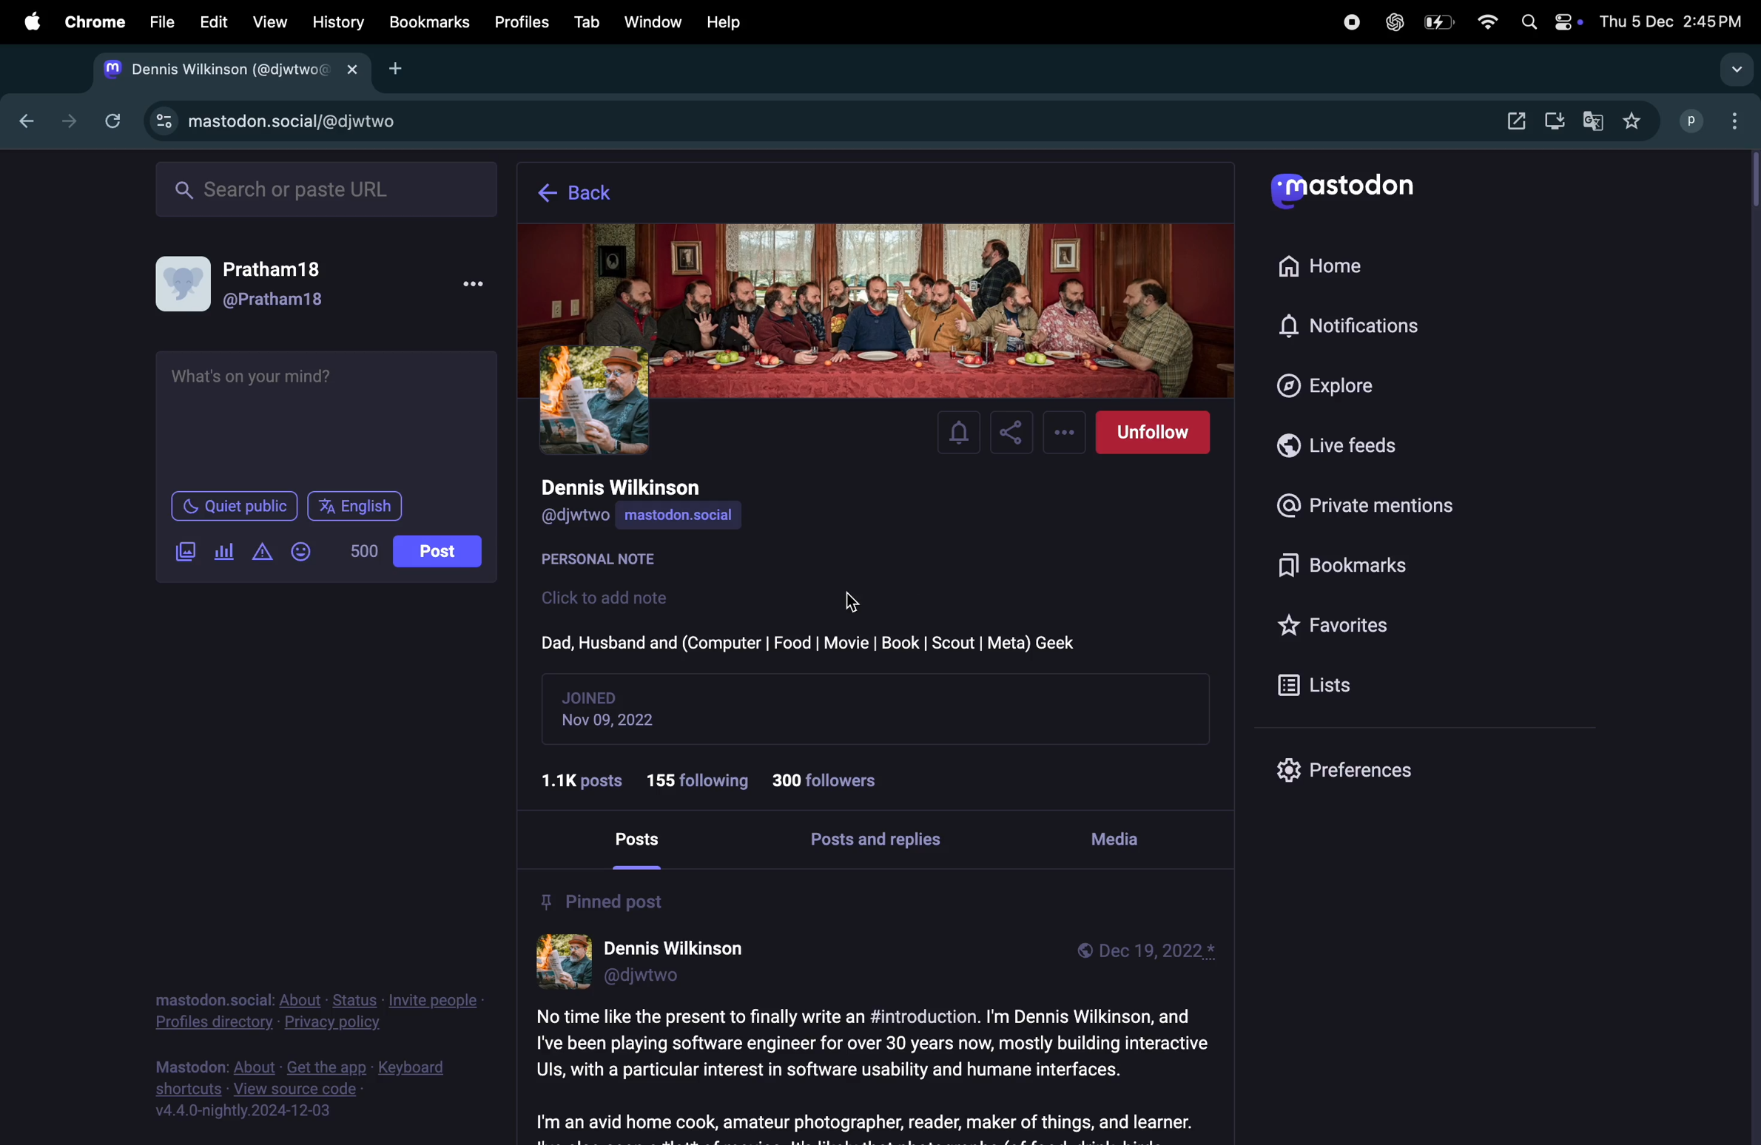 The width and height of the screenshot is (1761, 1145). Describe the element at coordinates (1347, 445) in the screenshot. I see `live feeds` at that location.